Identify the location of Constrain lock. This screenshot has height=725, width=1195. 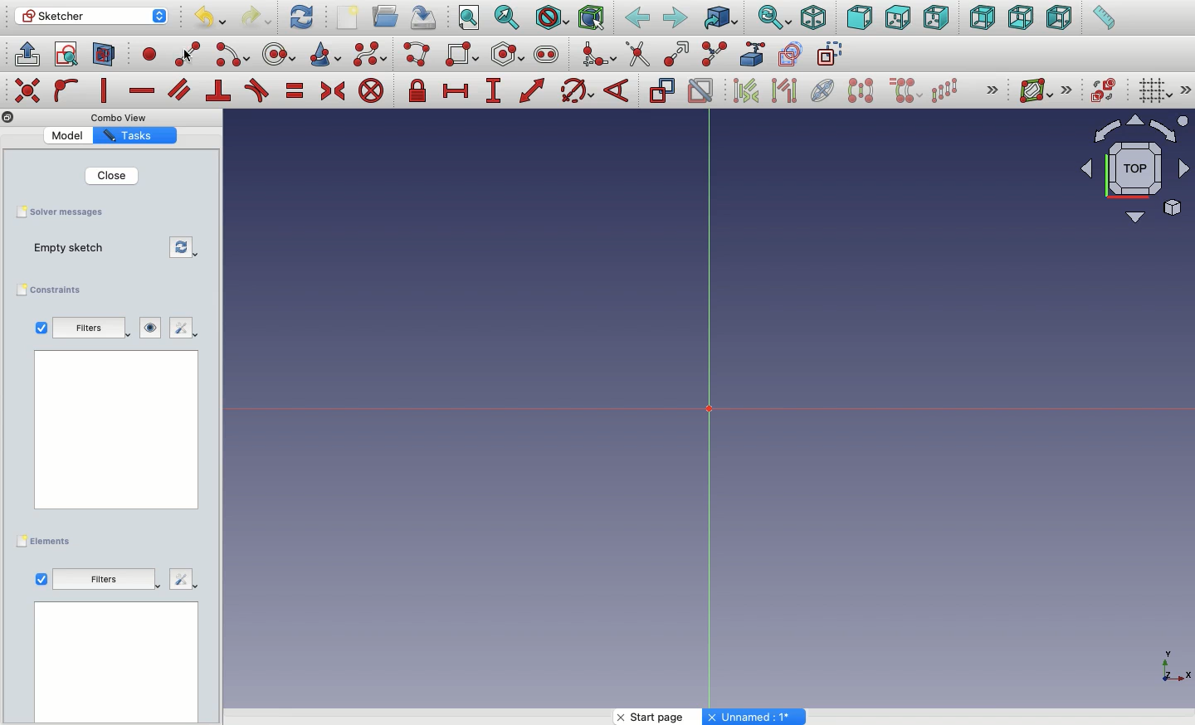
(420, 90).